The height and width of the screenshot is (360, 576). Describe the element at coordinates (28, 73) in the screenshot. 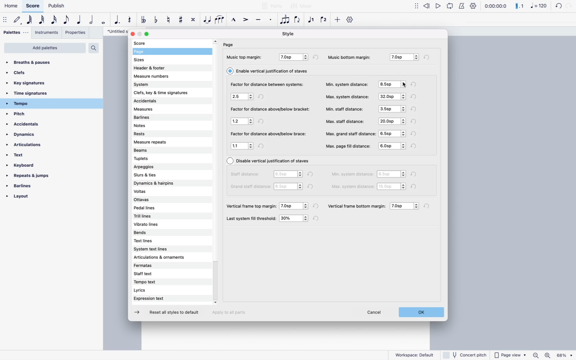

I see `clefs` at that location.